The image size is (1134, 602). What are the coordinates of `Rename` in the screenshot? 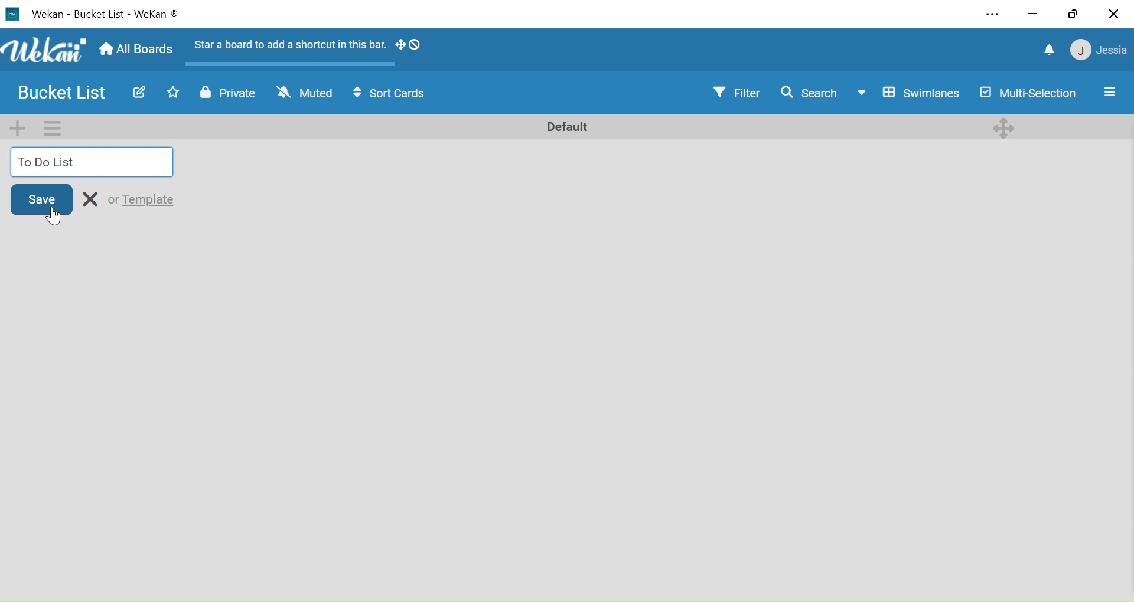 It's located at (92, 199).